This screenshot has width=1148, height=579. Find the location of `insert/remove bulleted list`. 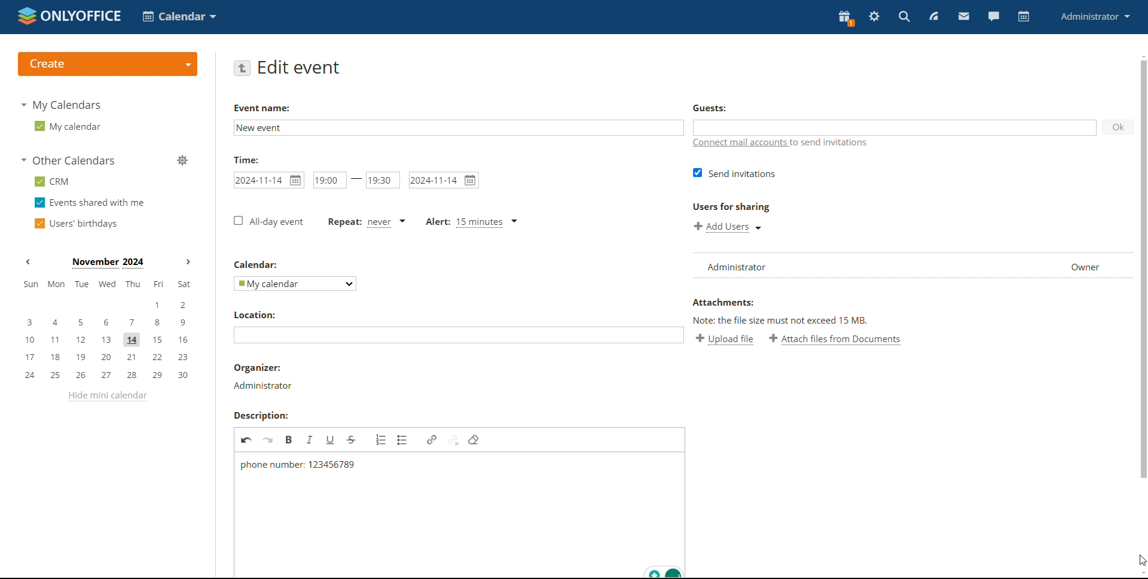

insert/remove bulleted list is located at coordinates (403, 440).